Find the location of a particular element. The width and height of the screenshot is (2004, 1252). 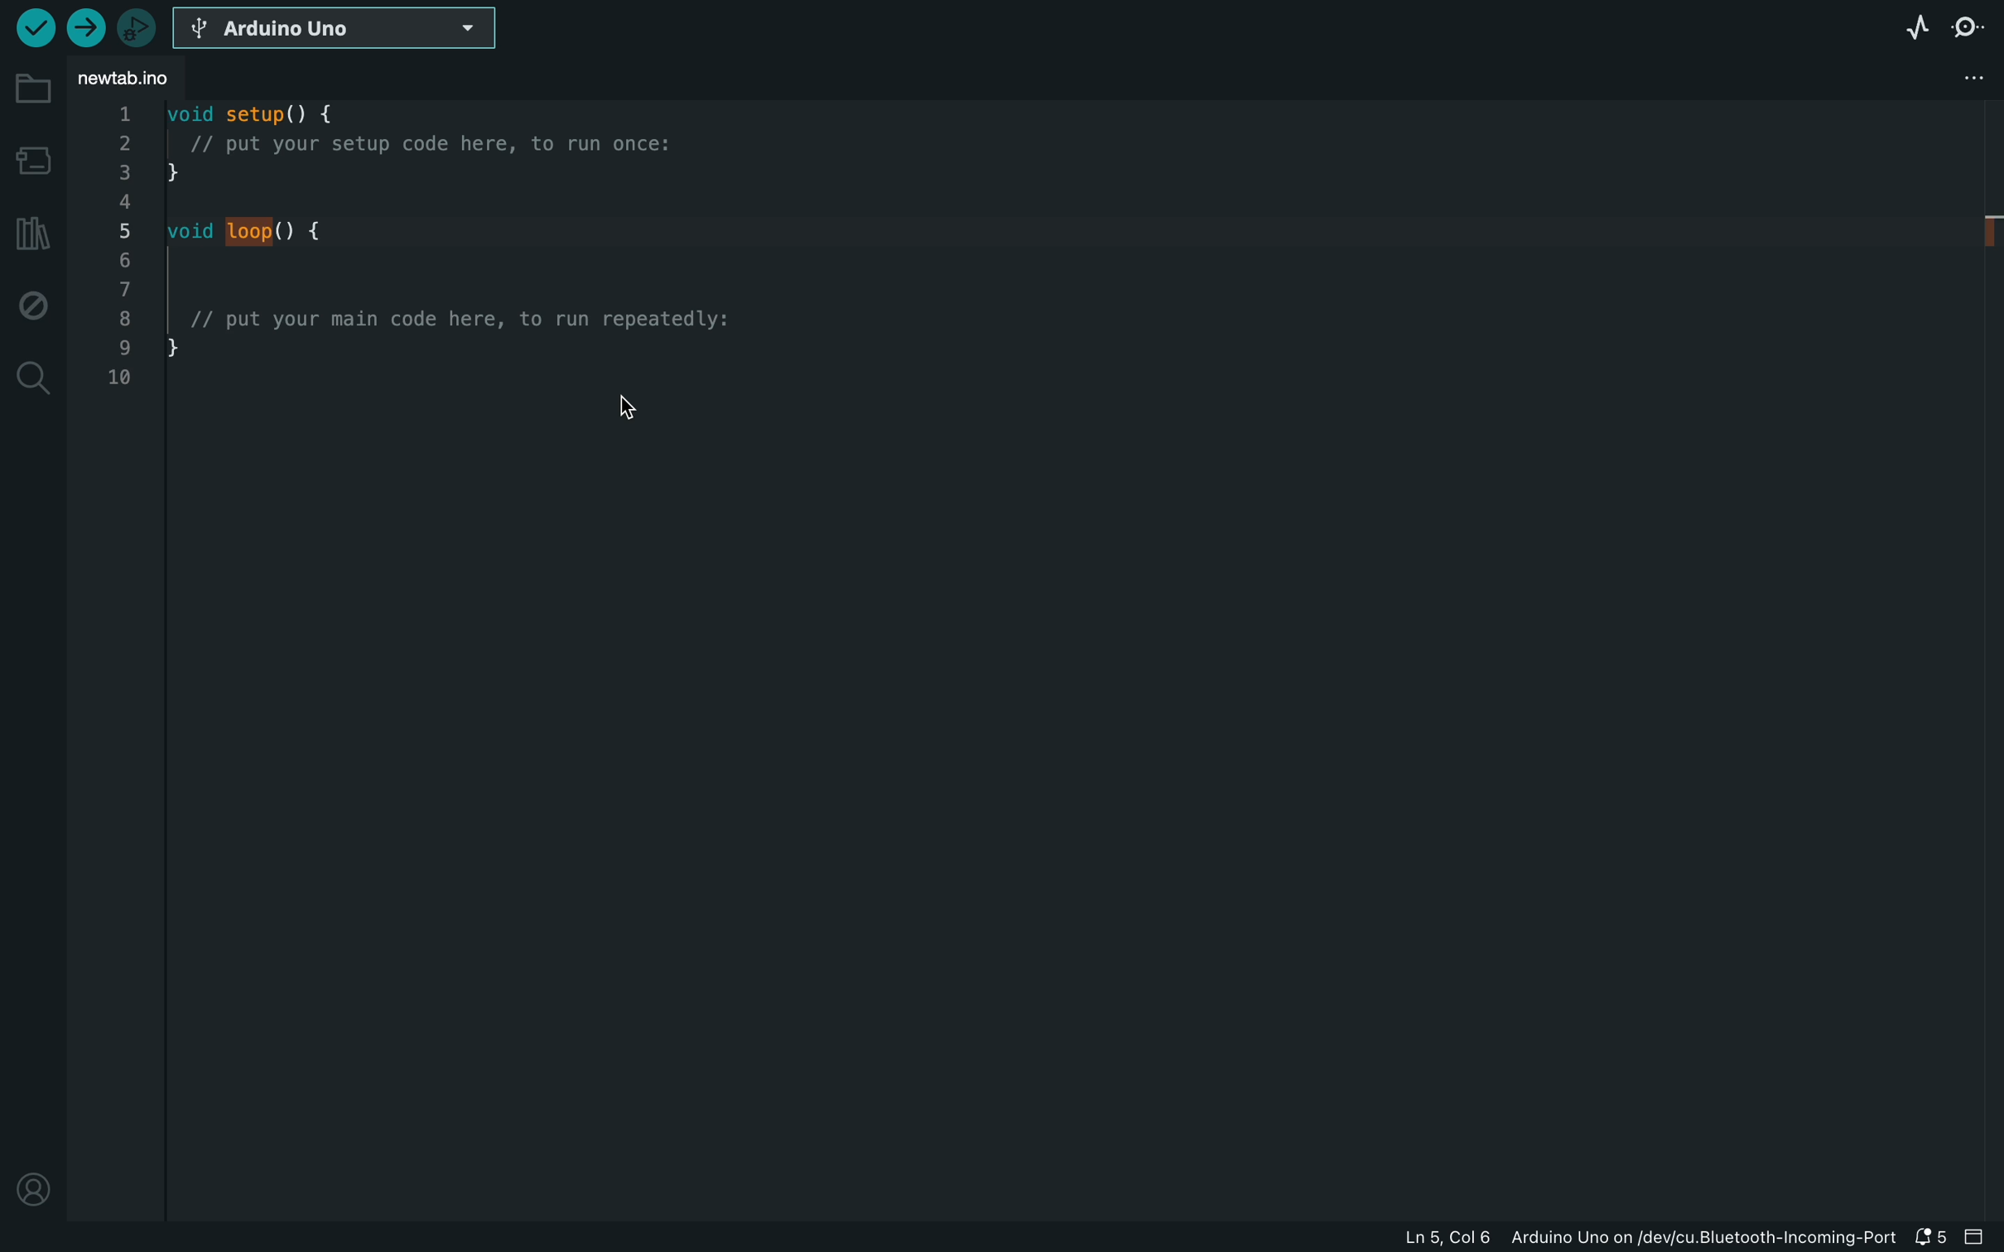

file information is located at coordinates (1646, 1237).